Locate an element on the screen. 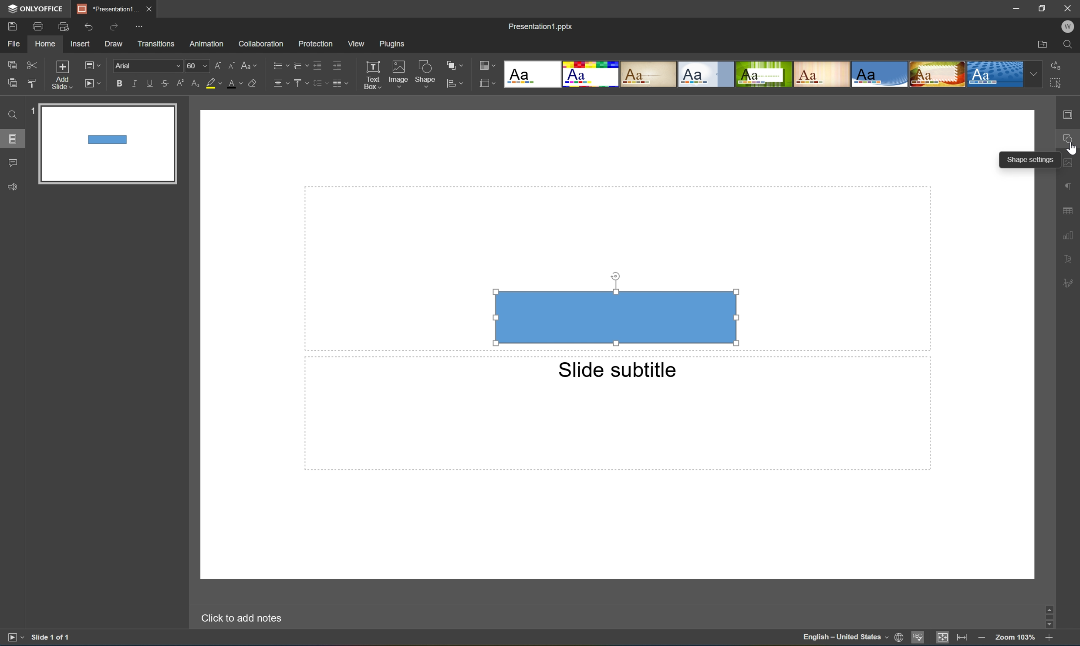 Image resolution: width=1080 pixels, height=646 pixels. Zoom in is located at coordinates (1048, 639).